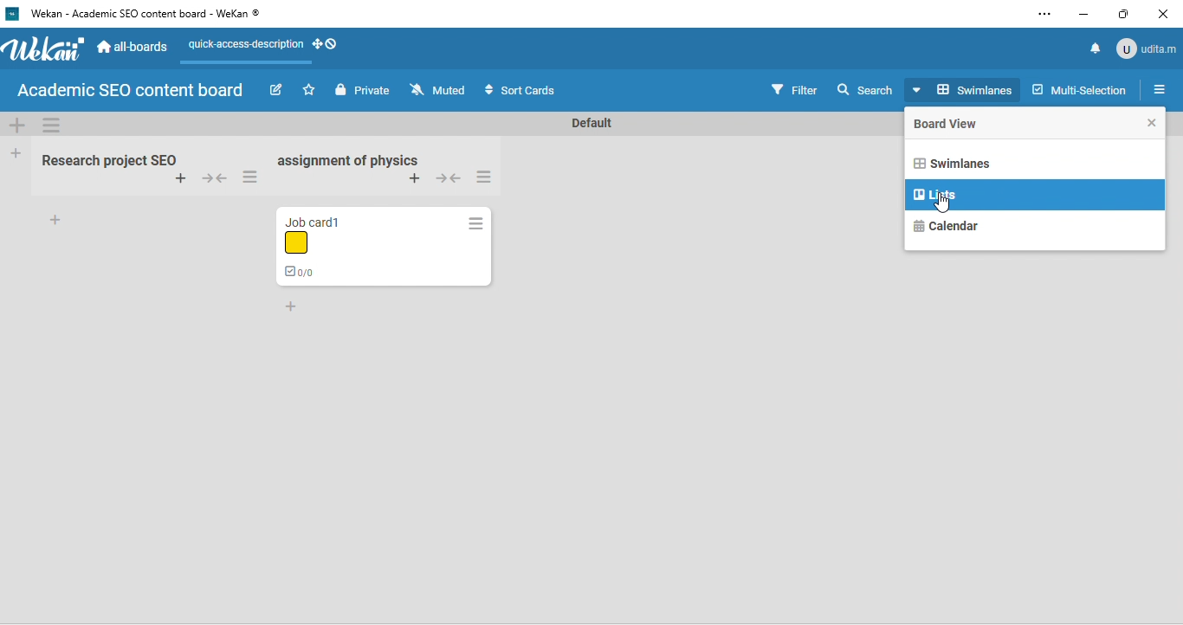 The image size is (1183, 625). Describe the element at coordinates (1166, 13) in the screenshot. I see `close` at that location.